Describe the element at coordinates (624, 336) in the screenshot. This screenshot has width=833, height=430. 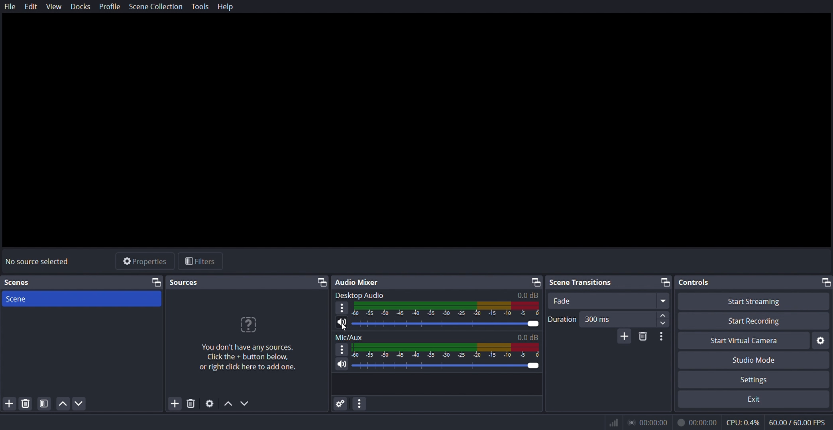
I see `add scene transitions` at that location.